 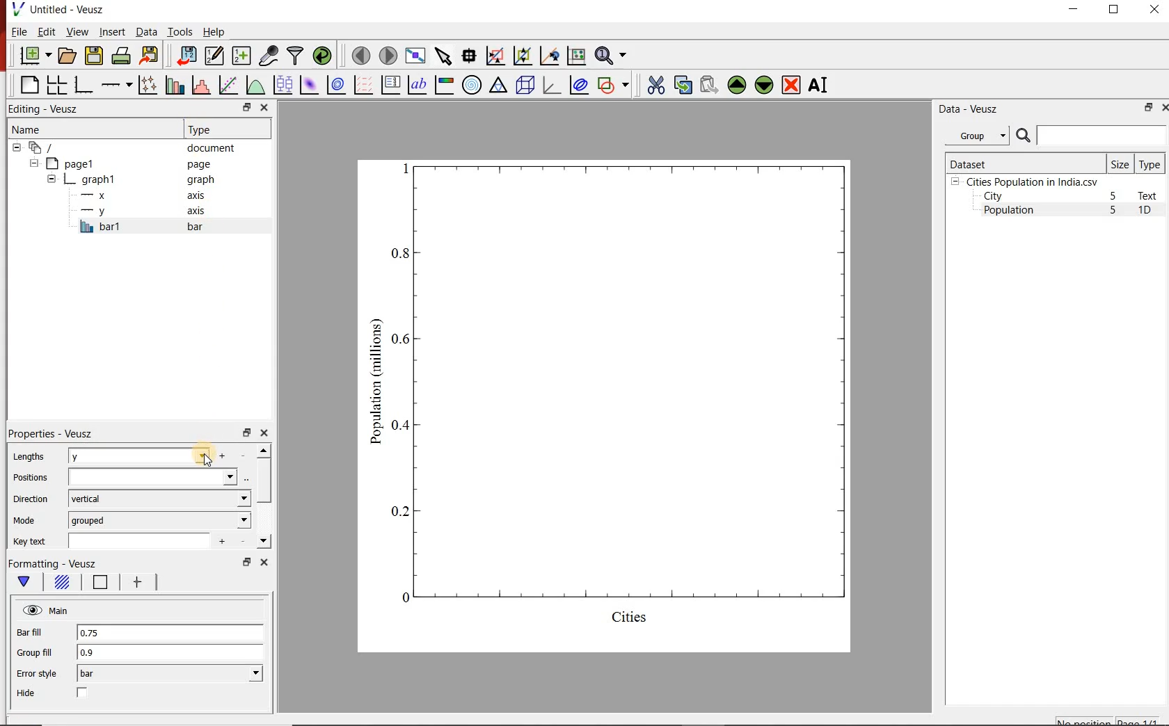 What do you see at coordinates (1149, 107) in the screenshot?
I see `restore` at bounding box center [1149, 107].